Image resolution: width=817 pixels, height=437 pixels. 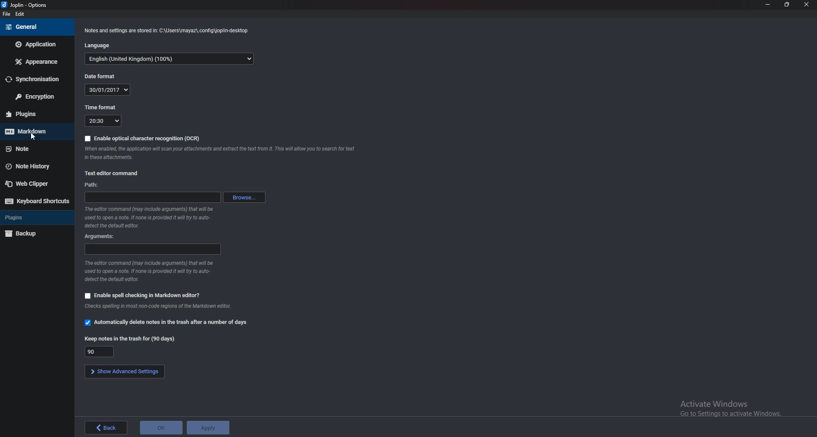 What do you see at coordinates (107, 427) in the screenshot?
I see `back` at bounding box center [107, 427].